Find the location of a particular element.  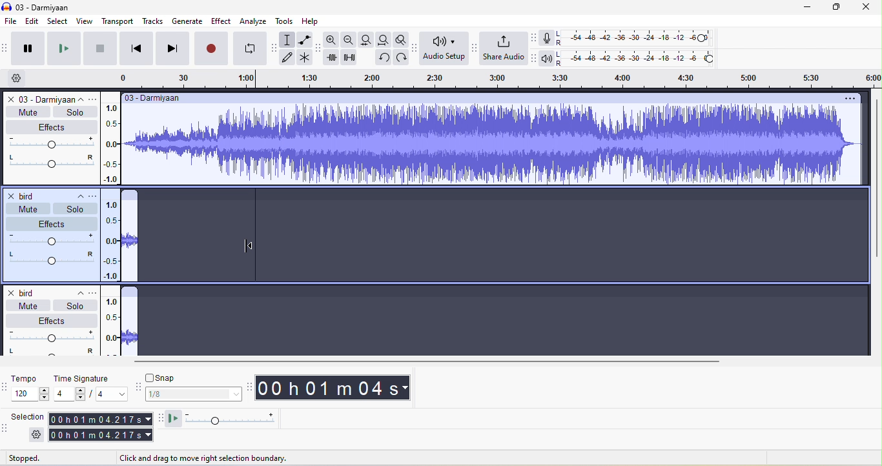

effect is located at coordinates (50, 128).